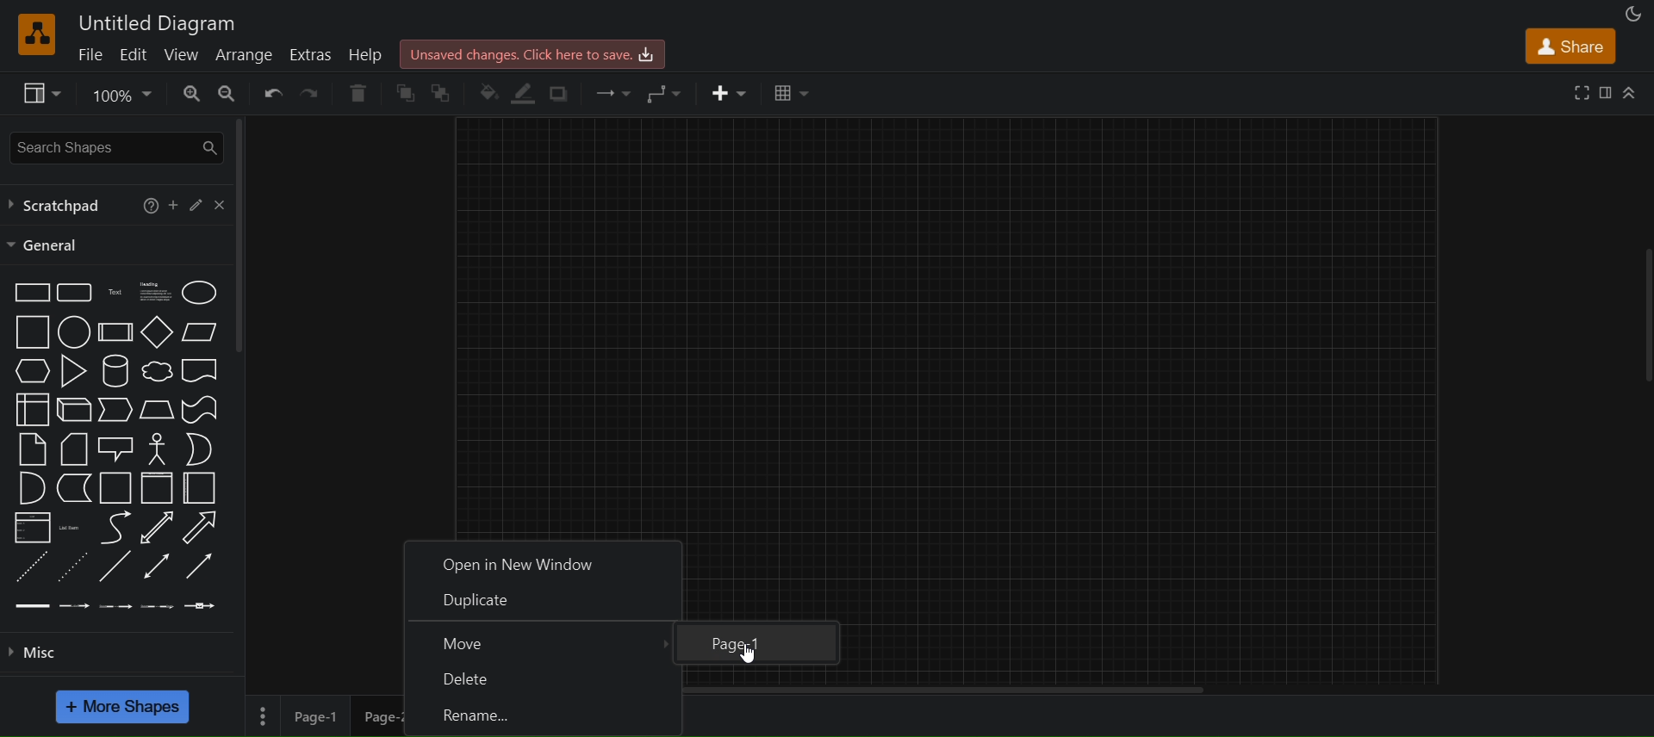 The height and width of the screenshot is (737, 1654). What do you see at coordinates (126, 94) in the screenshot?
I see `zoom` at bounding box center [126, 94].